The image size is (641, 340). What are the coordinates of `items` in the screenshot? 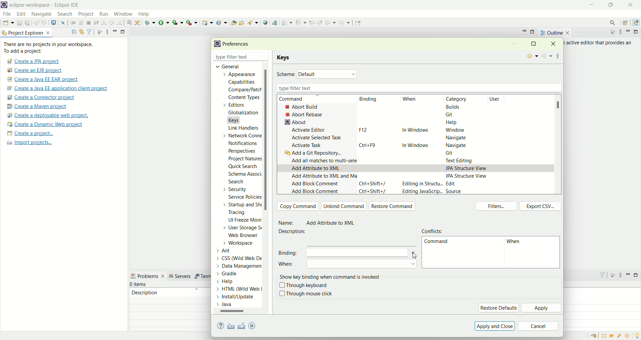 It's located at (139, 284).